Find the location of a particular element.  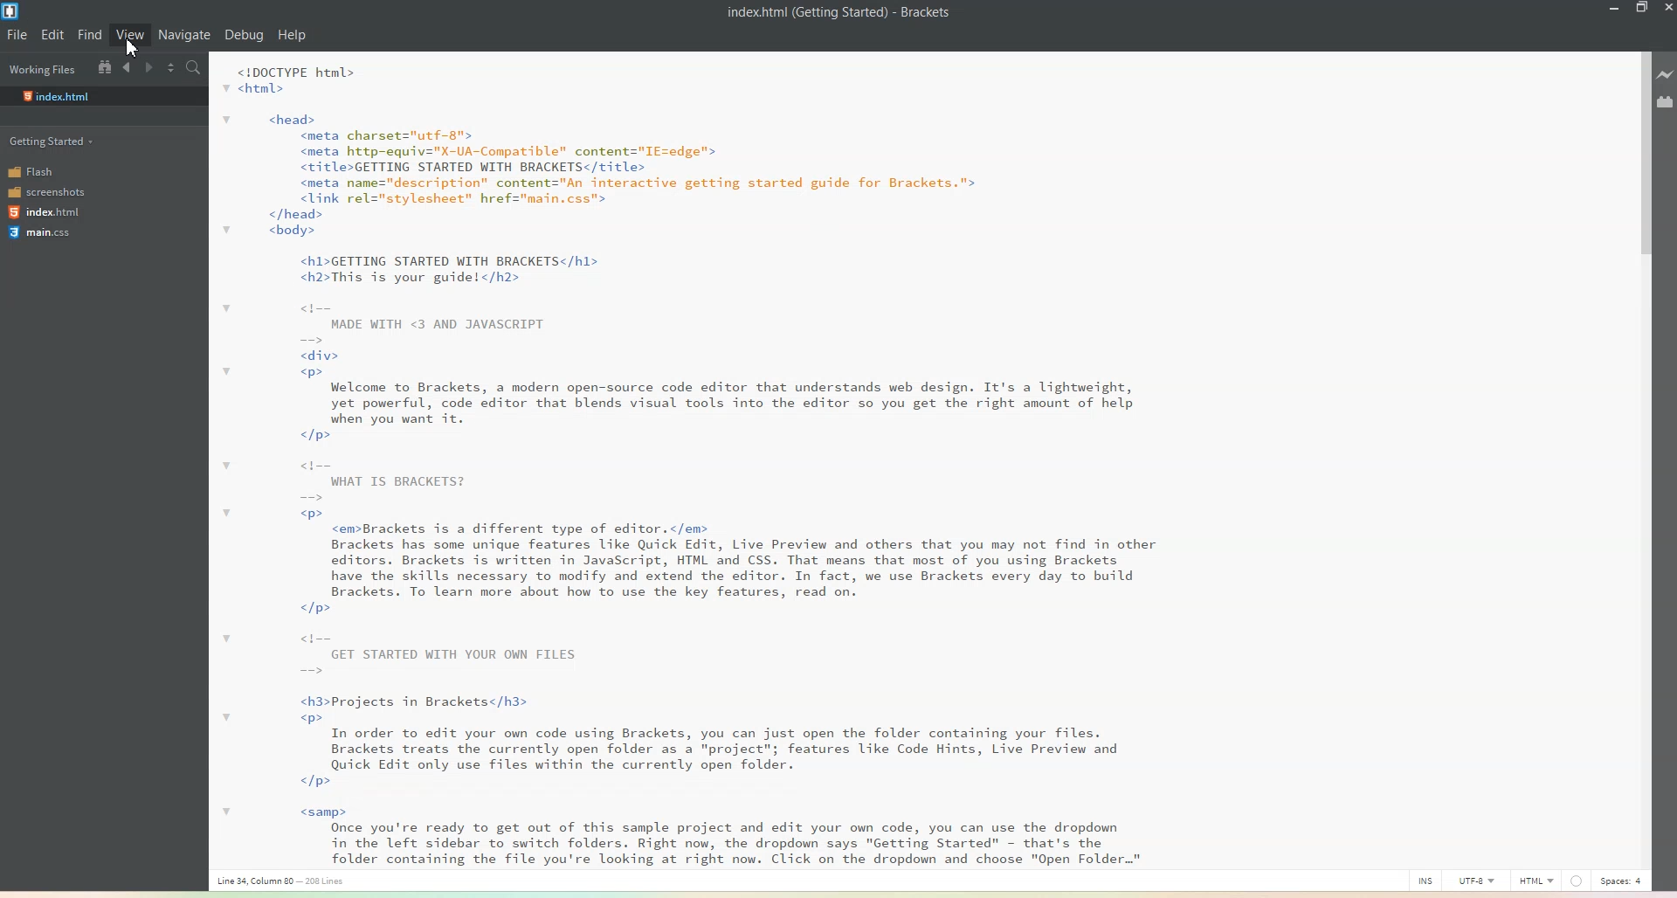

Navigate Backward is located at coordinates (128, 66).